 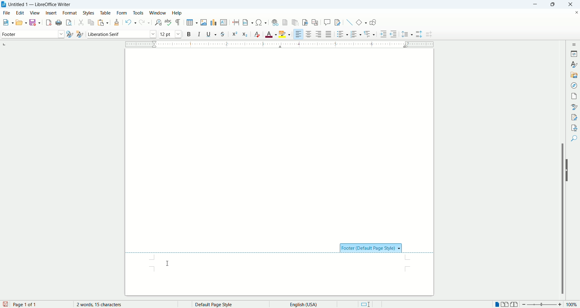 What do you see at coordinates (419, 34) in the screenshot?
I see `increase paragraph spacing` at bounding box center [419, 34].